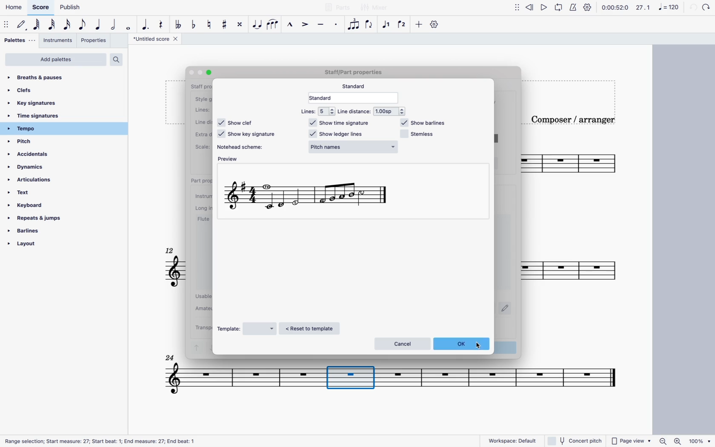 This screenshot has height=447, width=715. I want to click on 16th note, so click(67, 25).